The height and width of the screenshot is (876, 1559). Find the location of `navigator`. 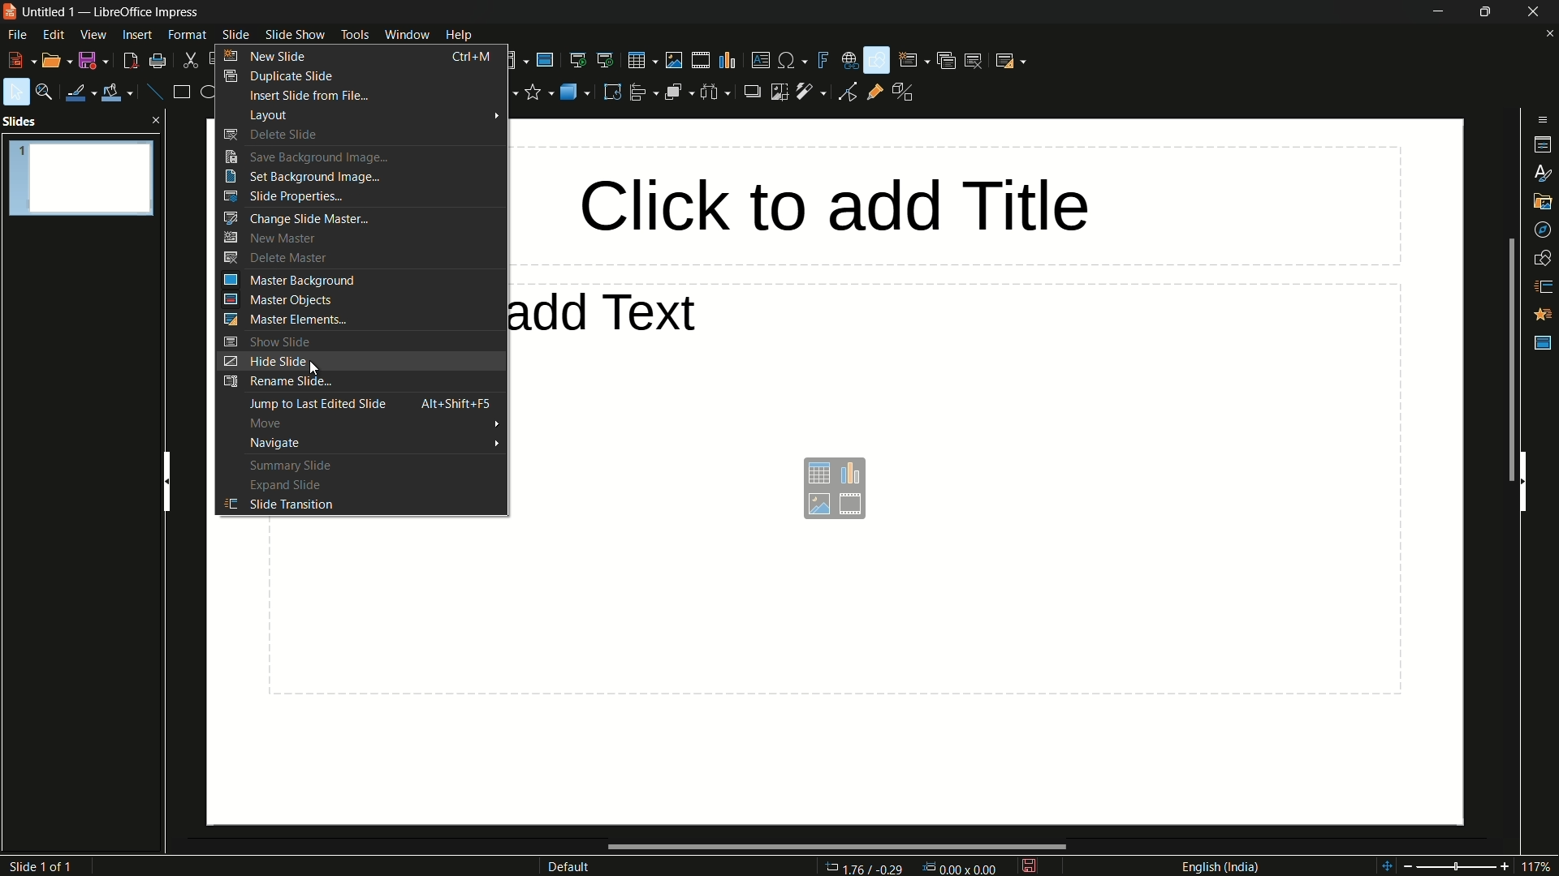

navigator is located at coordinates (1540, 228).